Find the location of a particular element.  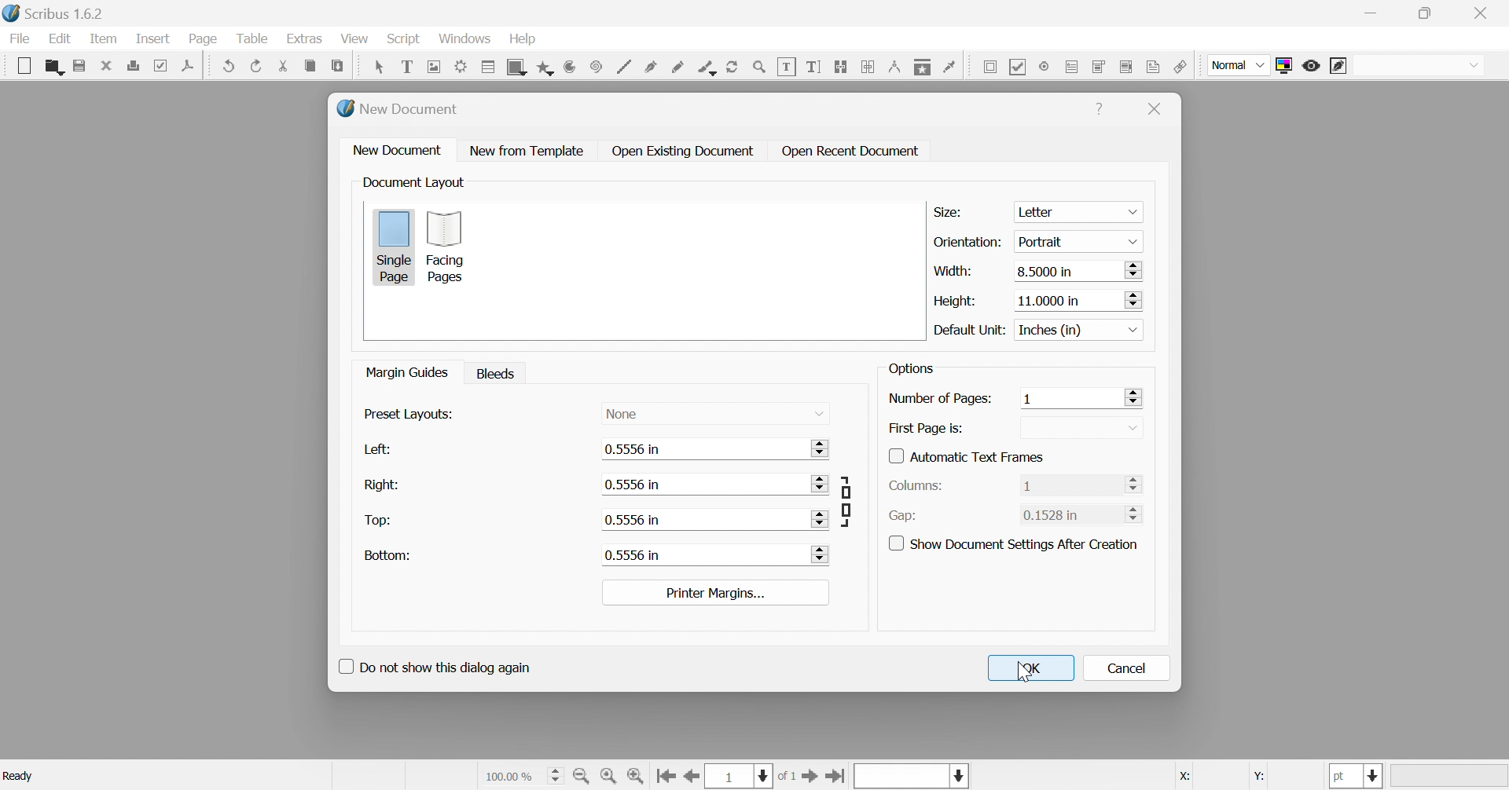

image frame is located at coordinates (436, 67).